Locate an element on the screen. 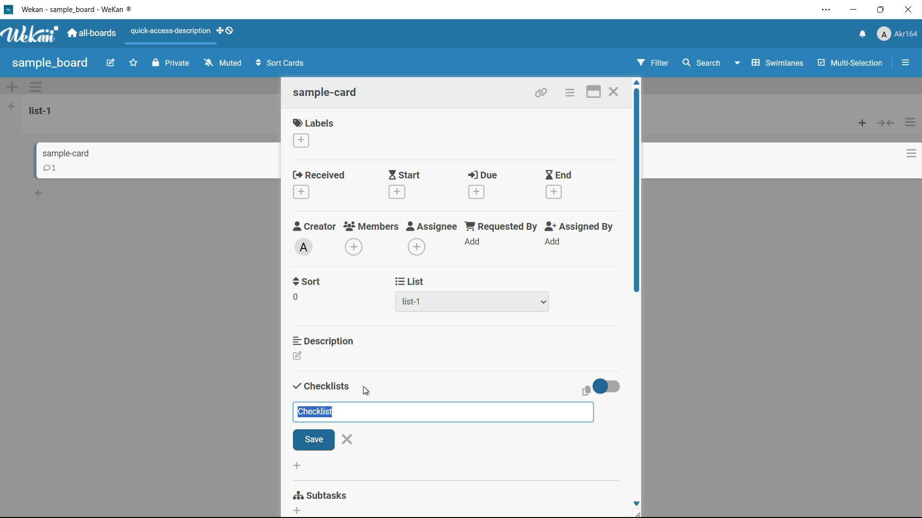 Image resolution: width=922 pixels, height=518 pixels. Scroll down is located at coordinates (636, 503).